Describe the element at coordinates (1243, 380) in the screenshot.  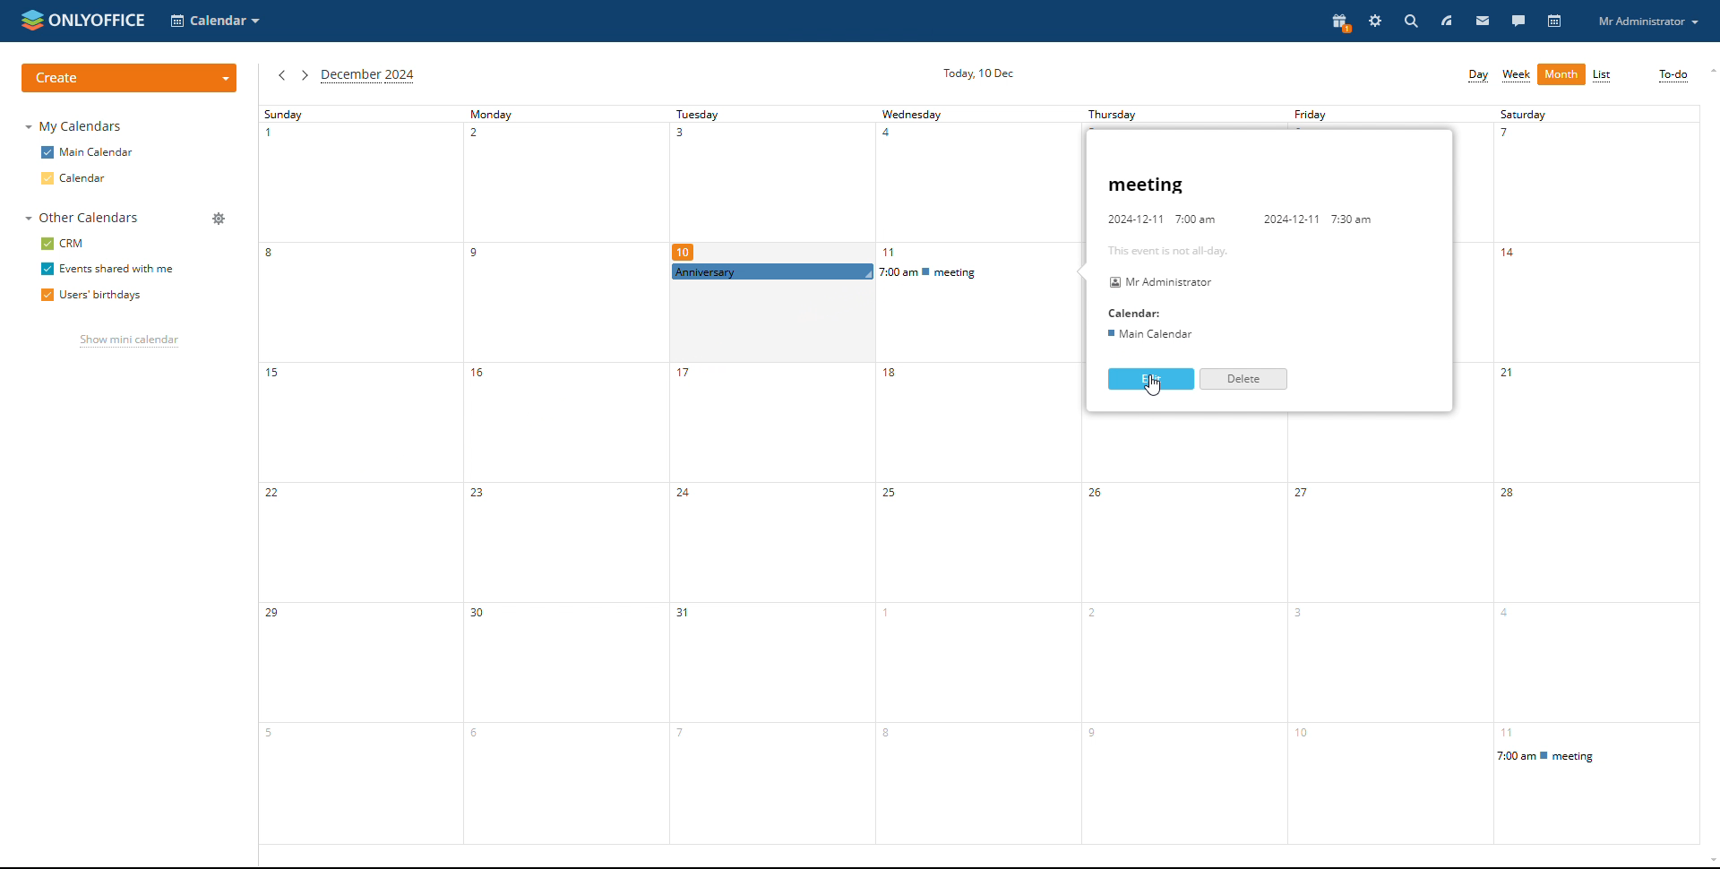
I see `delete` at that location.